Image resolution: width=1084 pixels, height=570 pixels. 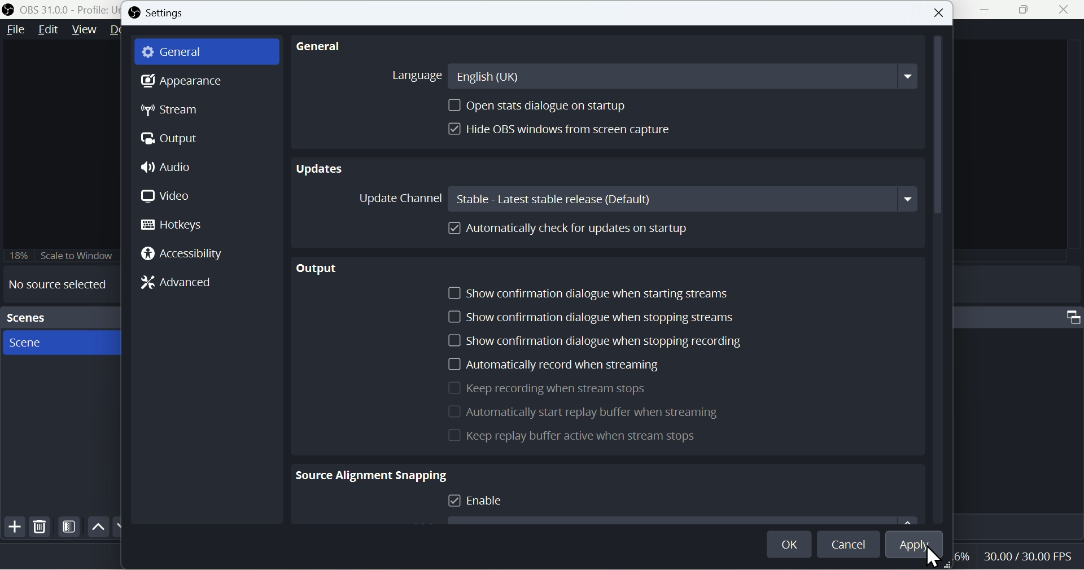 What do you see at coordinates (62, 9) in the screenshot?
I see `OBS 31.0.0 - Policy Untitled - Scene : New Scene` at bounding box center [62, 9].